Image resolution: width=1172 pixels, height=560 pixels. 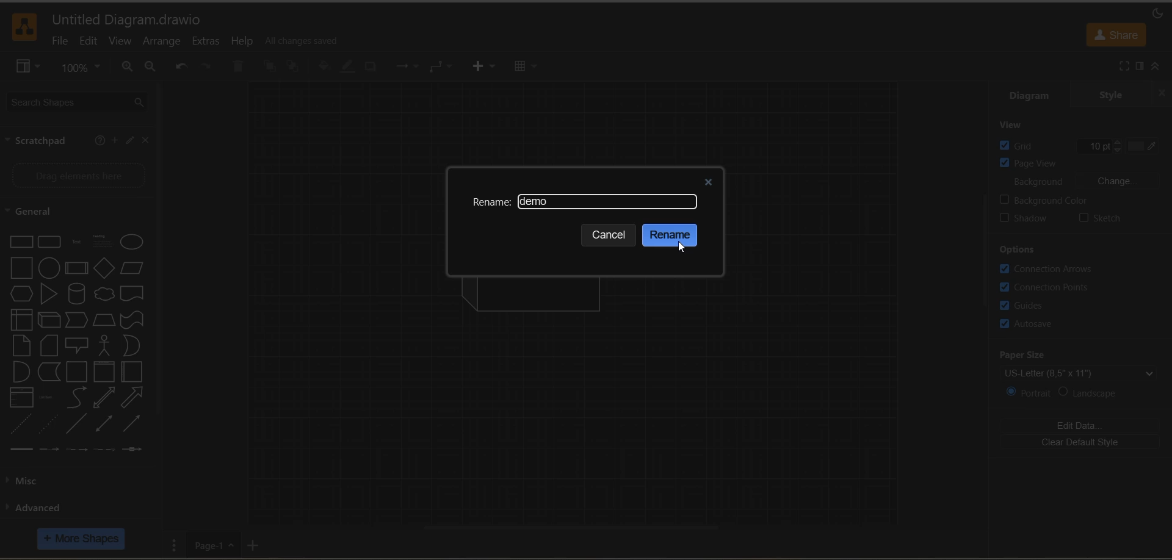 What do you see at coordinates (1085, 199) in the screenshot?
I see `background color` at bounding box center [1085, 199].